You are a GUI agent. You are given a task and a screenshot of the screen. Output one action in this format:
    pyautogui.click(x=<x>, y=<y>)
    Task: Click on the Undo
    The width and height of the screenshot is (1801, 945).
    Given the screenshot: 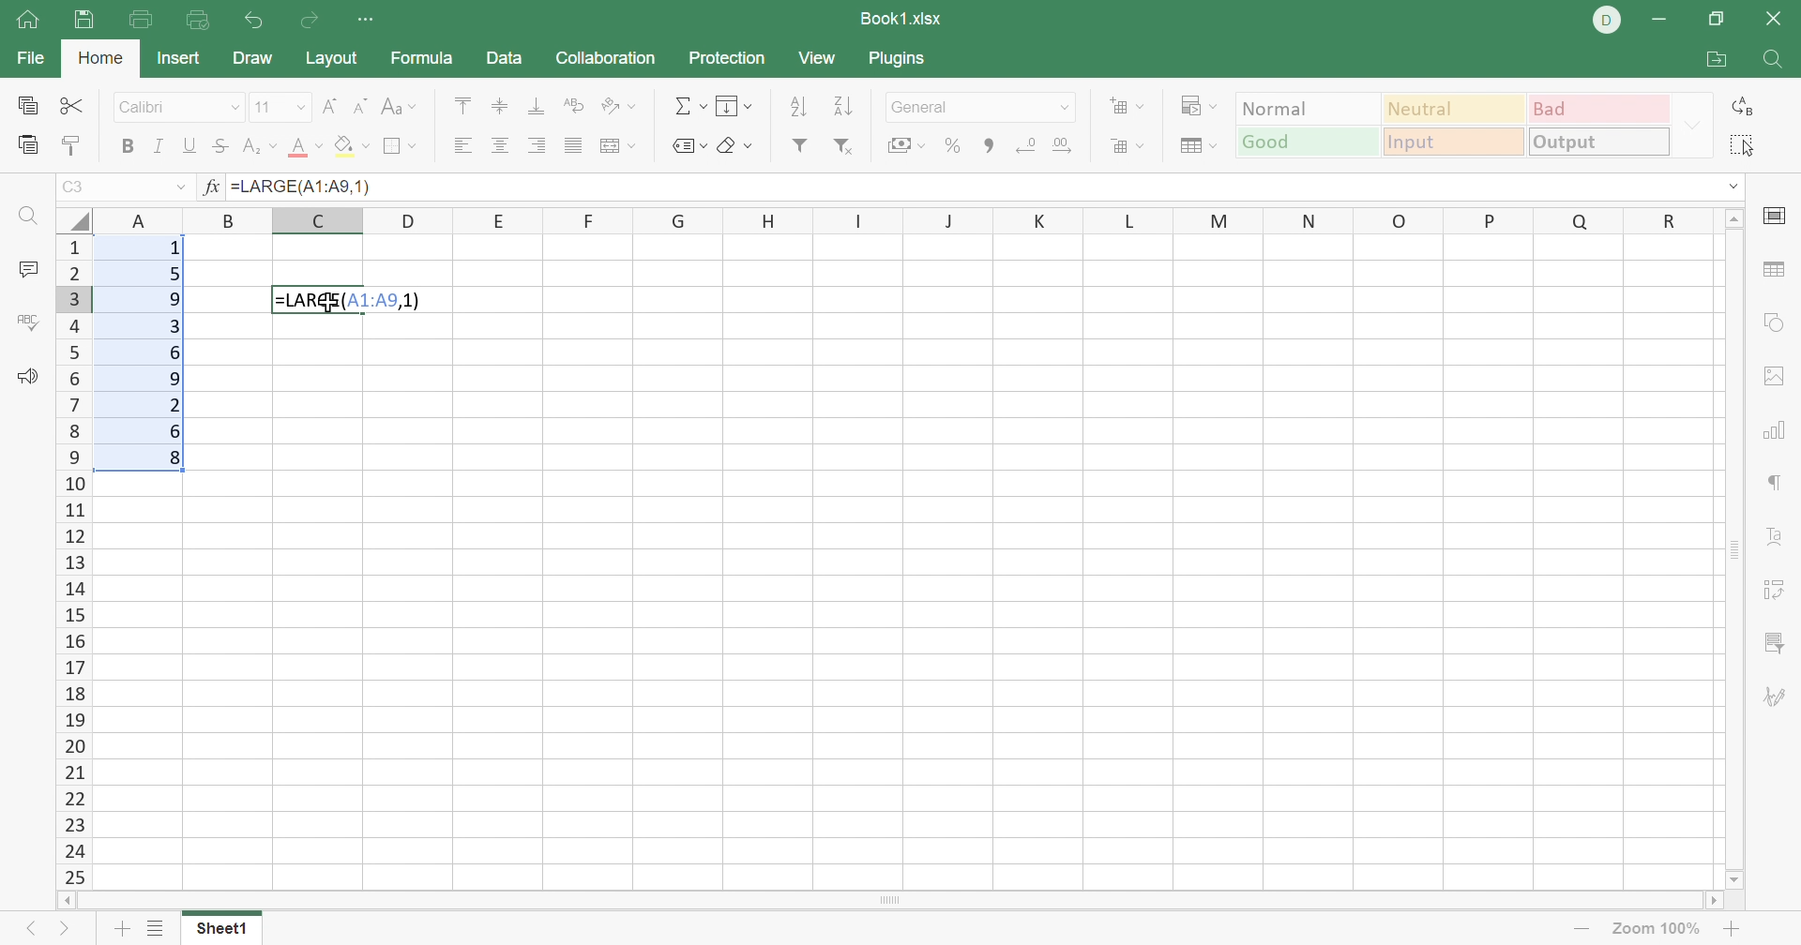 What is the action you would take?
    pyautogui.click(x=251, y=19)
    